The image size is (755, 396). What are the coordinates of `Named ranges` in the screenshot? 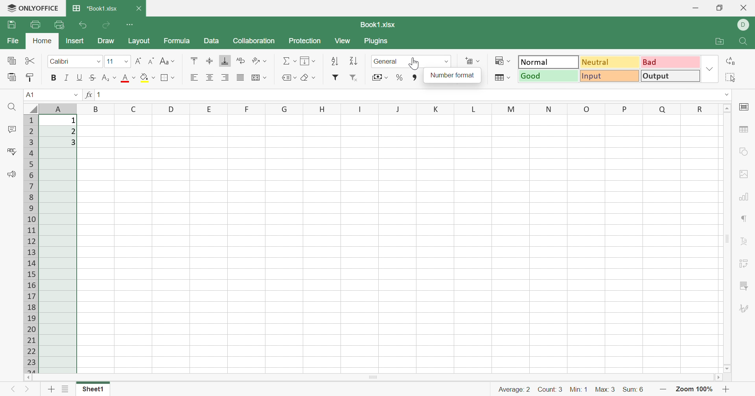 It's located at (288, 77).